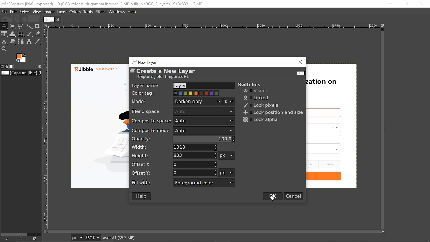 The image size is (430, 242). What do you see at coordinates (62, 11) in the screenshot?
I see `Layer` at bounding box center [62, 11].